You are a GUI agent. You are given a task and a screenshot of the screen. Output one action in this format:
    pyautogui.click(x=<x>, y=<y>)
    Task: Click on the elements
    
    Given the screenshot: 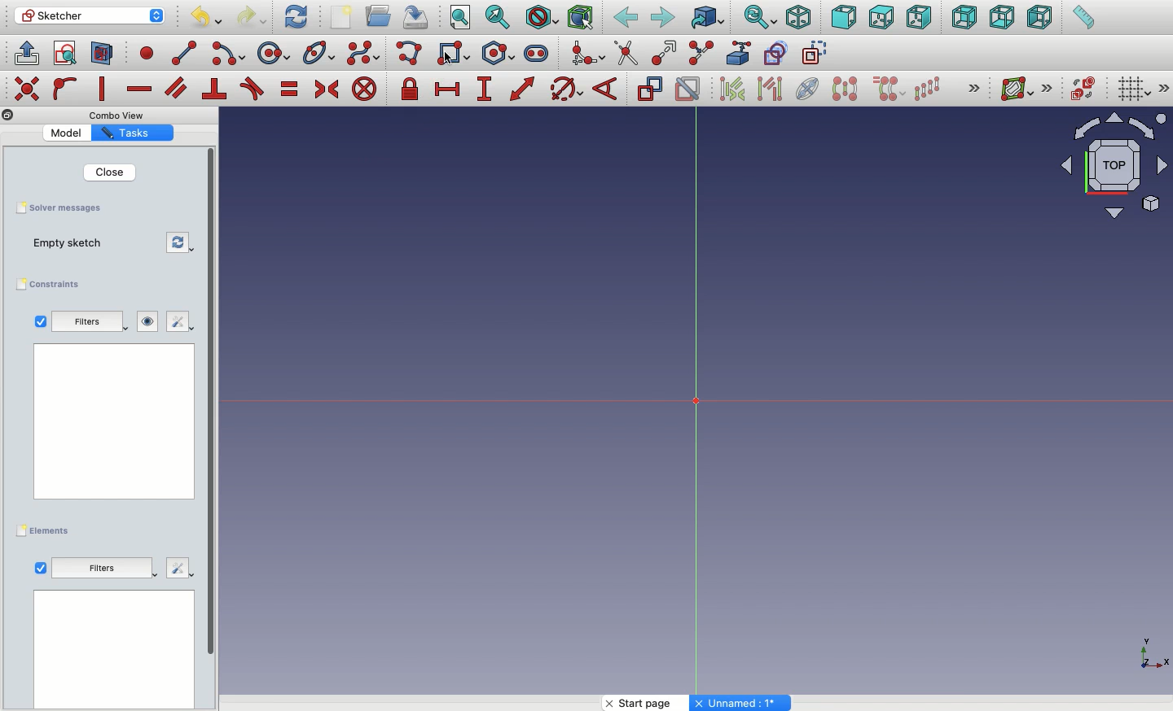 What is the action you would take?
    pyautogui.click(x=46, y=531)
    